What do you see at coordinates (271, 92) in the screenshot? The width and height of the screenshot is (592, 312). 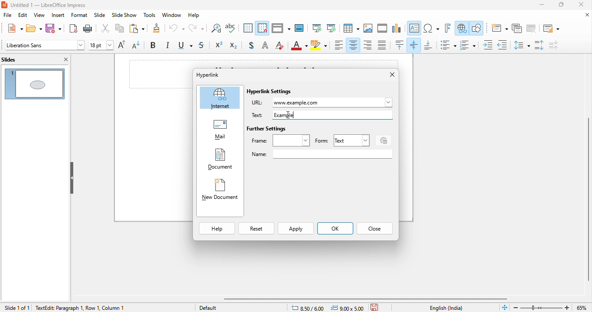 I see `hyperlink settings` at bounding box center [271, 92].